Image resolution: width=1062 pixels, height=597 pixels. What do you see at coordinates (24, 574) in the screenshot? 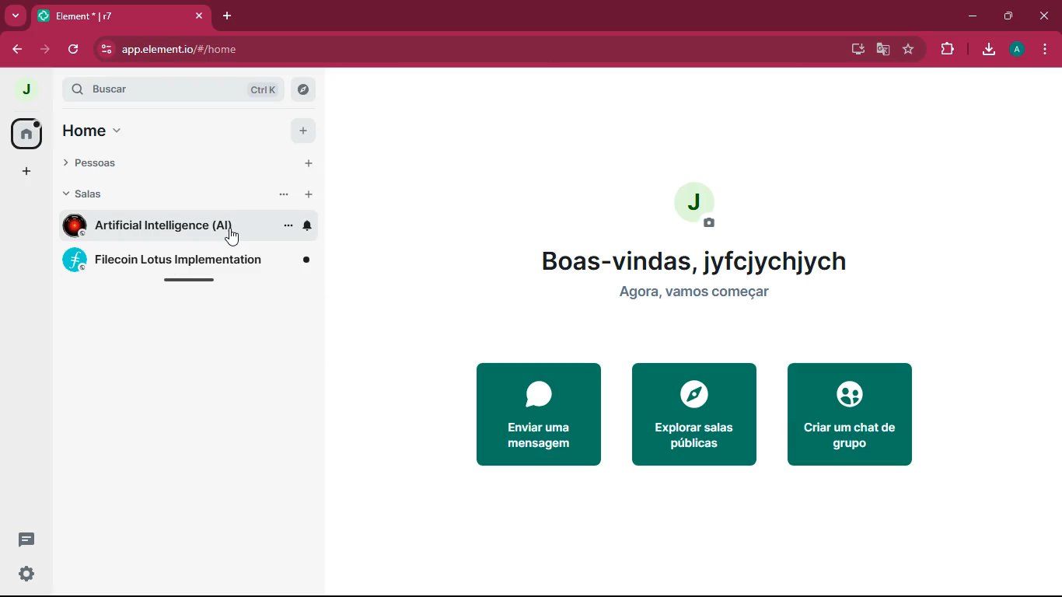
I see `settings` at bounding box center [24, 574].